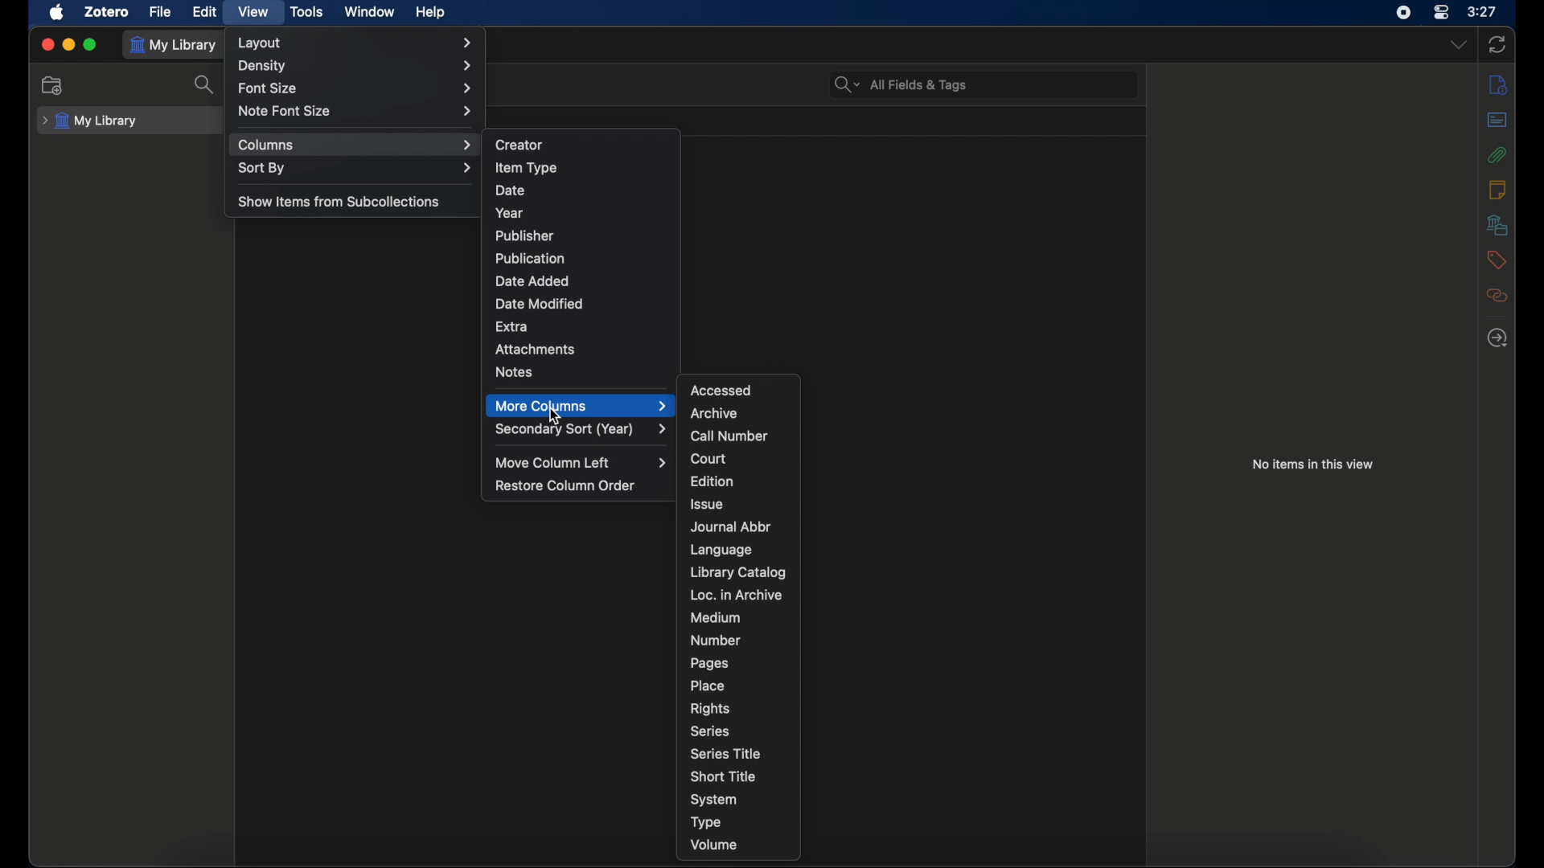 The width and height of the screenshot is (1544, 868). Describe the element at coordinates (901, 84) in the screenshot. I see `all fields & tags` at that location.